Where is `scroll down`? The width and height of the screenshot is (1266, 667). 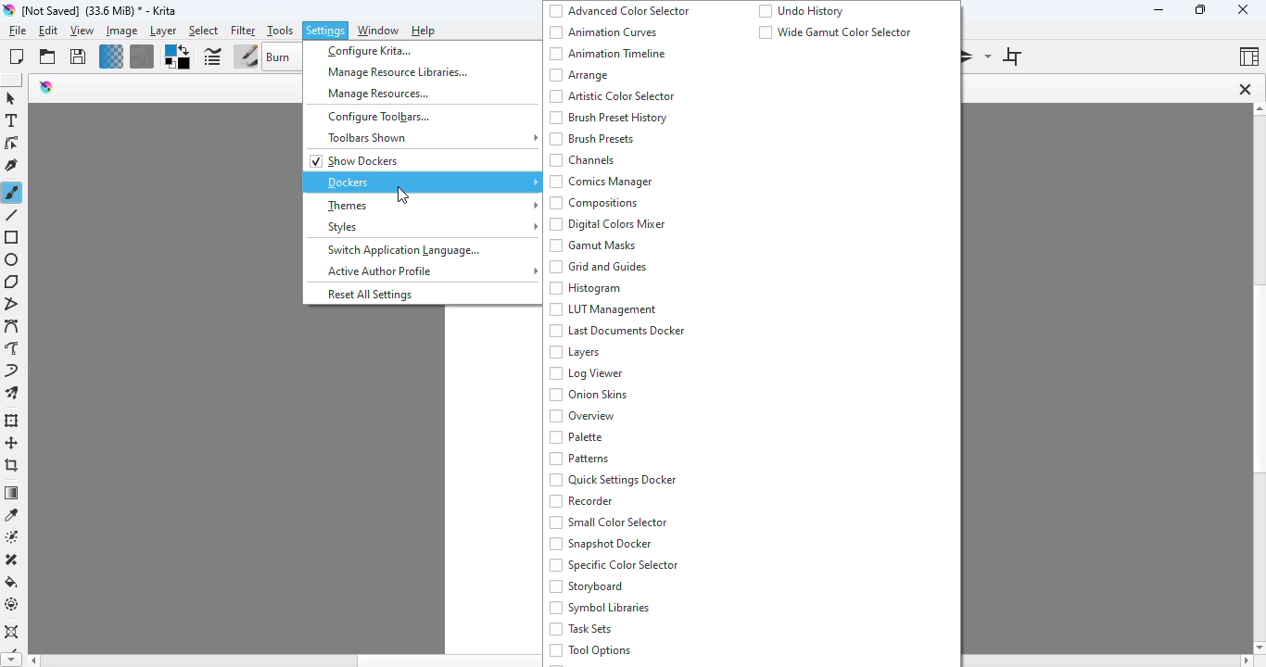 scroll down is located at coordinates (9, 661).